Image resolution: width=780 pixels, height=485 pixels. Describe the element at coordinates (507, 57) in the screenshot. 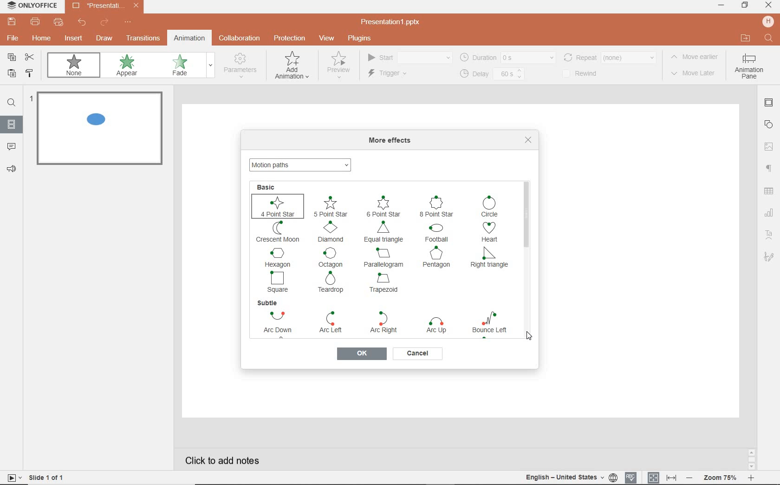

I see `duration` at that location.